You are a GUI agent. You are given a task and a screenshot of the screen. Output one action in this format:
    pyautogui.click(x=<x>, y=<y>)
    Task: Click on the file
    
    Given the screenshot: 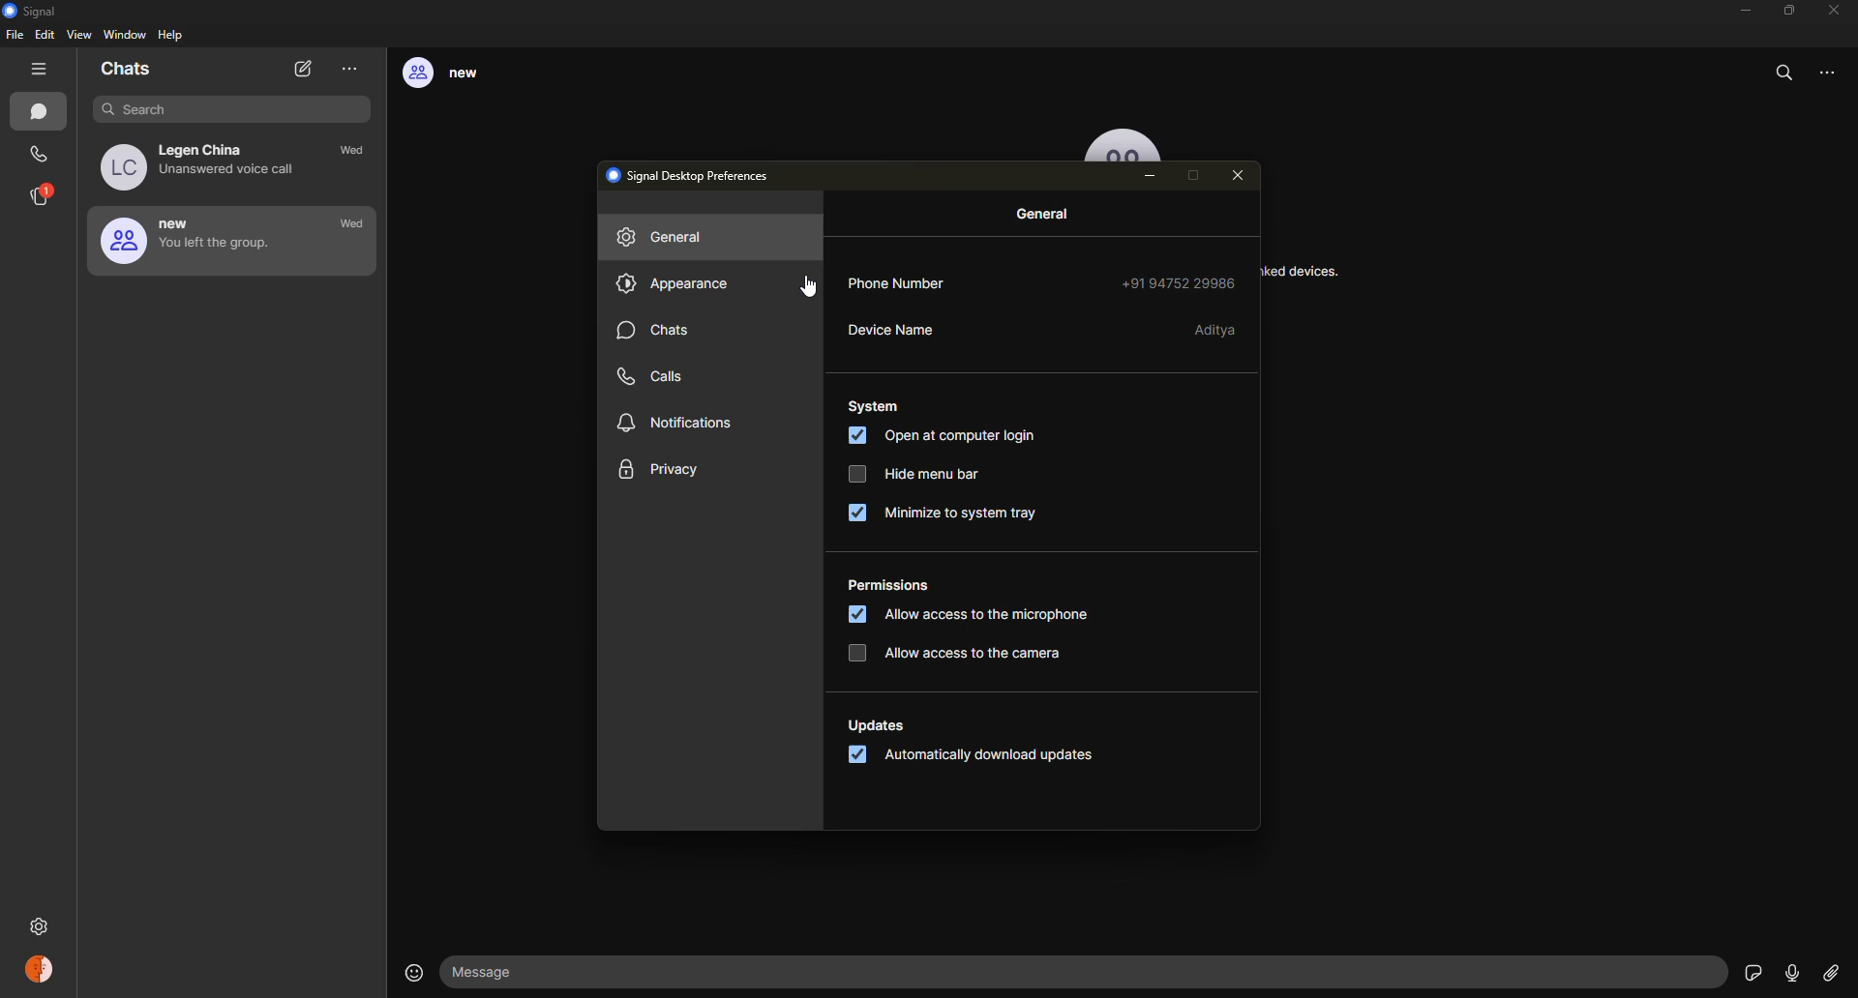 What is the action you would take?
    pyautogui.click(x=15, y=38)
    